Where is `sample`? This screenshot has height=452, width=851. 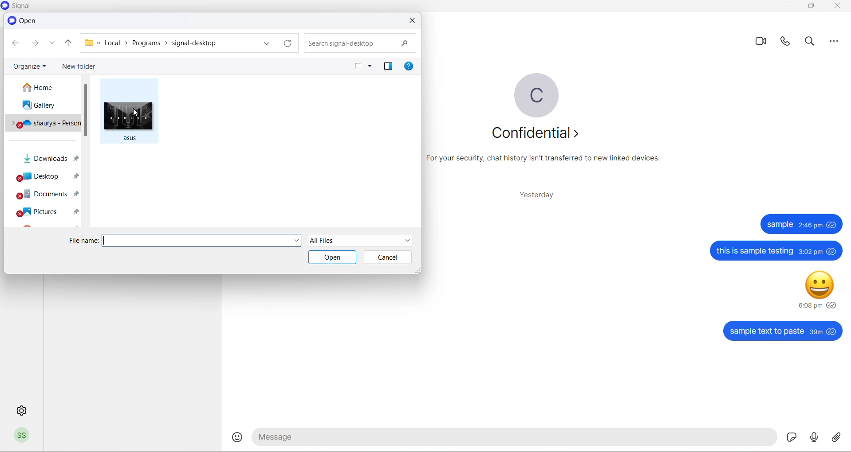
sample is located at coordinates (780, 224).